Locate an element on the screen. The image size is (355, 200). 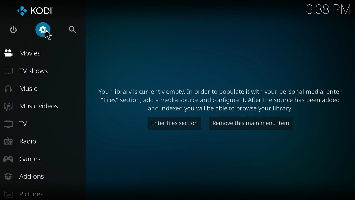
tv is located at coordinates (40, 124).